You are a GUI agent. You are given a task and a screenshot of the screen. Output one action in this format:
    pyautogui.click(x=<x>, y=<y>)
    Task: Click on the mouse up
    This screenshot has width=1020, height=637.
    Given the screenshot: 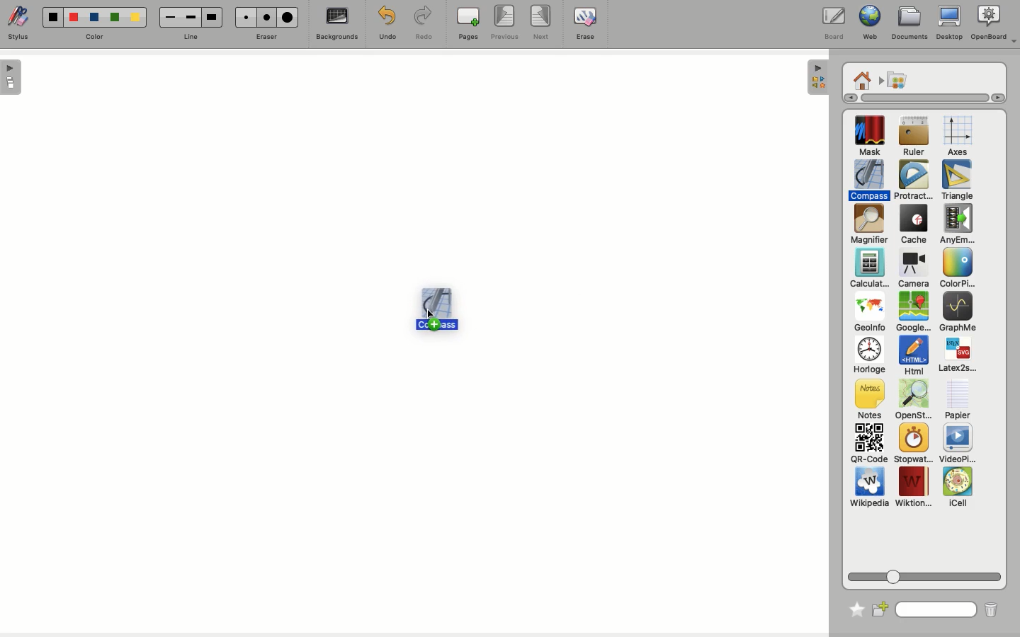 What is the action you would take?
    pyautogui.click(x=431, y=314)
    